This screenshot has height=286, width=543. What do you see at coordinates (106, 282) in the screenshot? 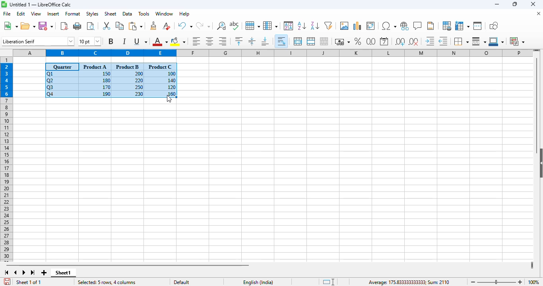
I see `selected: 5 rows, 4 columns` at bounding box center [106, 282].